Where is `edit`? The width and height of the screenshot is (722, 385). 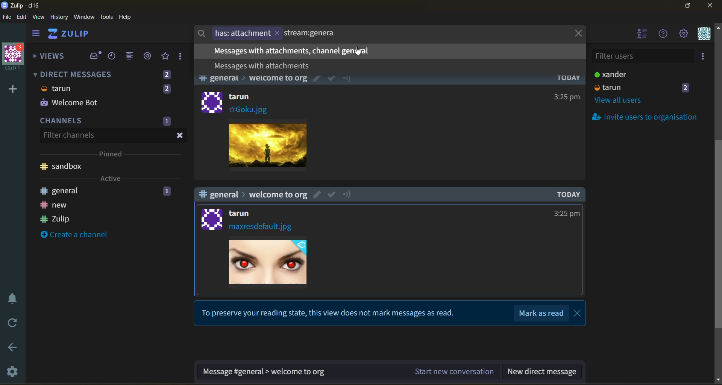
edit is located at coordinates (22, 17).